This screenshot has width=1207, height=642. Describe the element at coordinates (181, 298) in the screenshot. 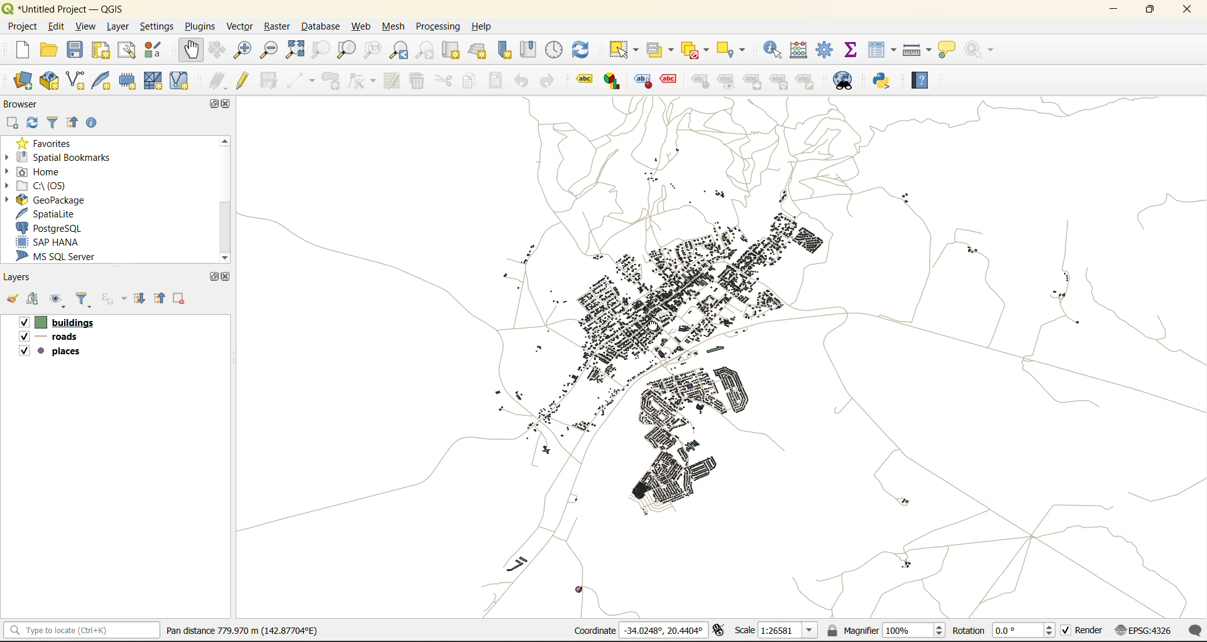

I see `remove` at that location.